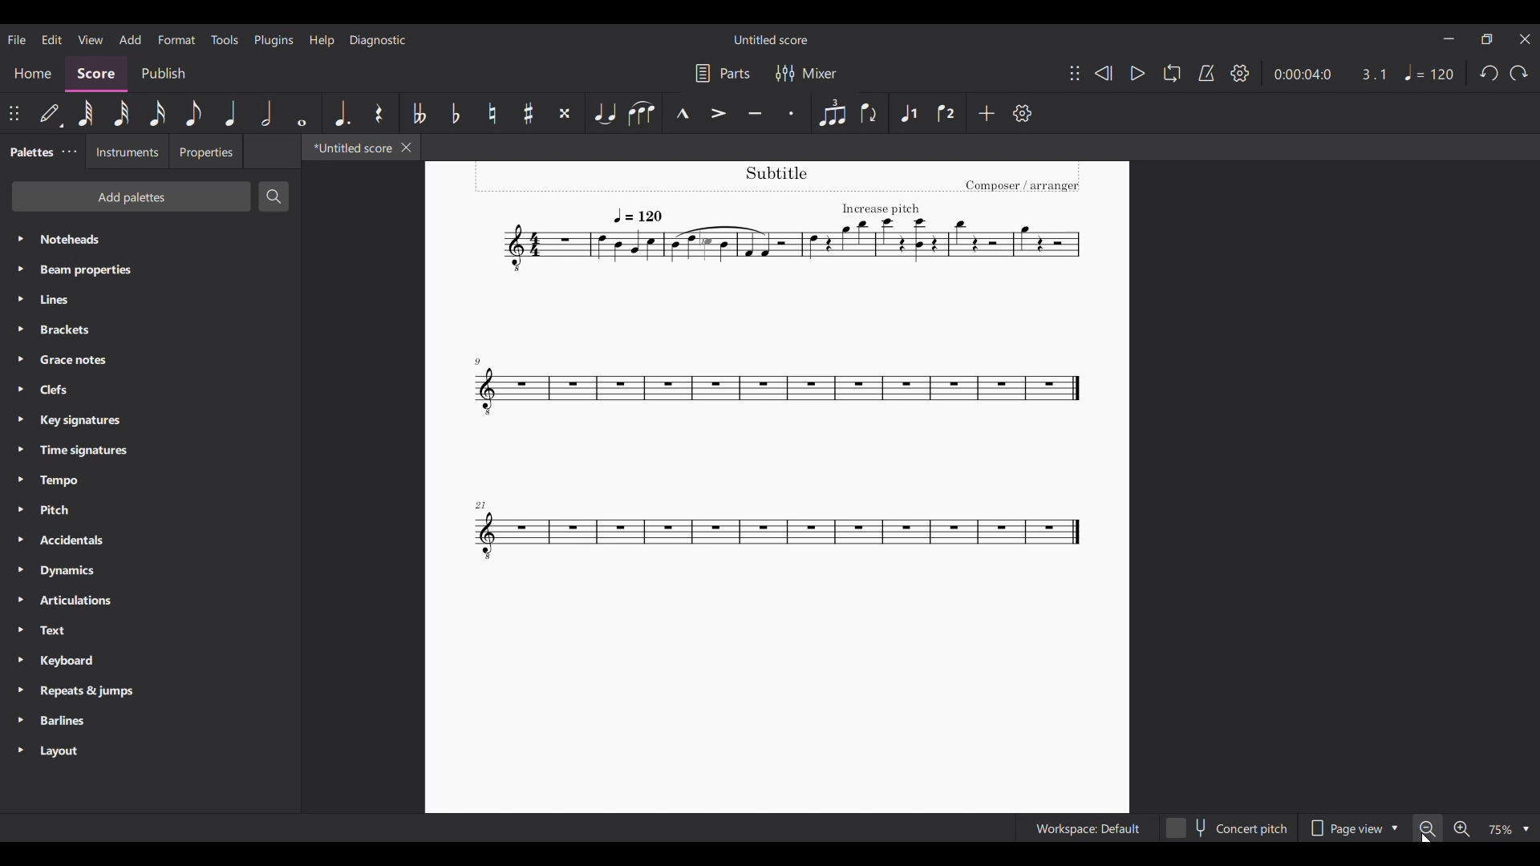 This screenshot has width=1540, height=866. What do you see at coordinates (152, 240) in the screenshot?
I see `Noteheads` at bounding box center [152, 240].